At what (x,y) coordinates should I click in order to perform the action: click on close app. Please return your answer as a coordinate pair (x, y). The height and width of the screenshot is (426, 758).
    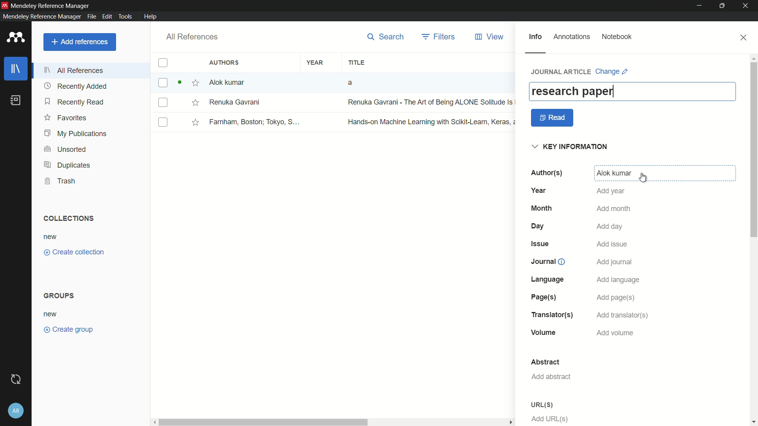
    Looking at the image, I should click on (747, 6).